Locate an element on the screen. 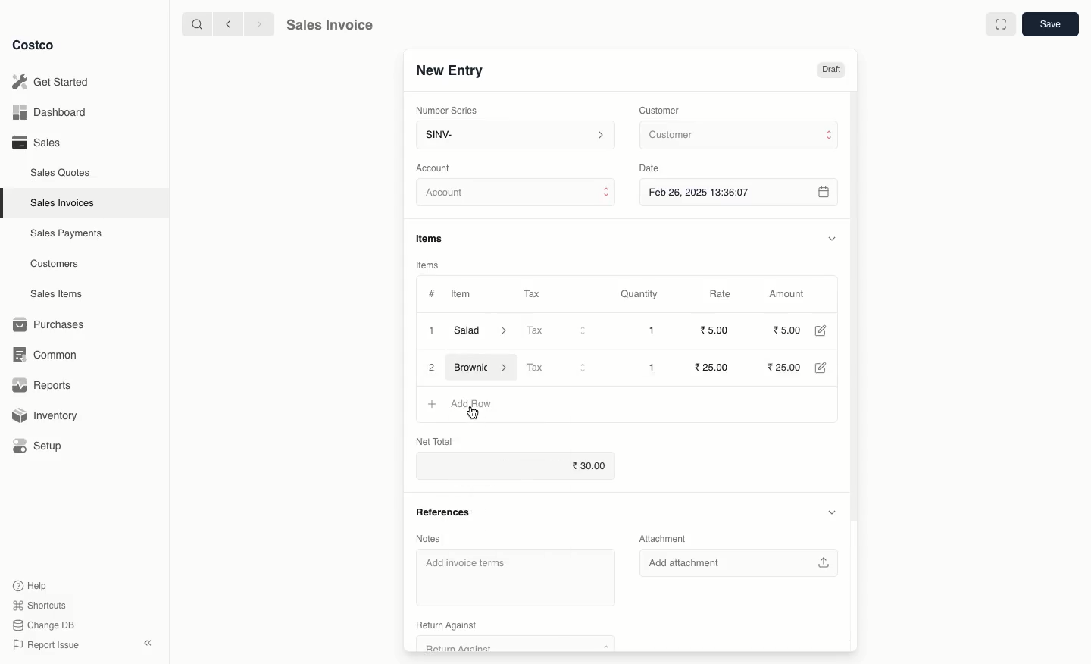 The width and height of the screenshot is (1091, 664). Amount is located at coordinates (791, 294).